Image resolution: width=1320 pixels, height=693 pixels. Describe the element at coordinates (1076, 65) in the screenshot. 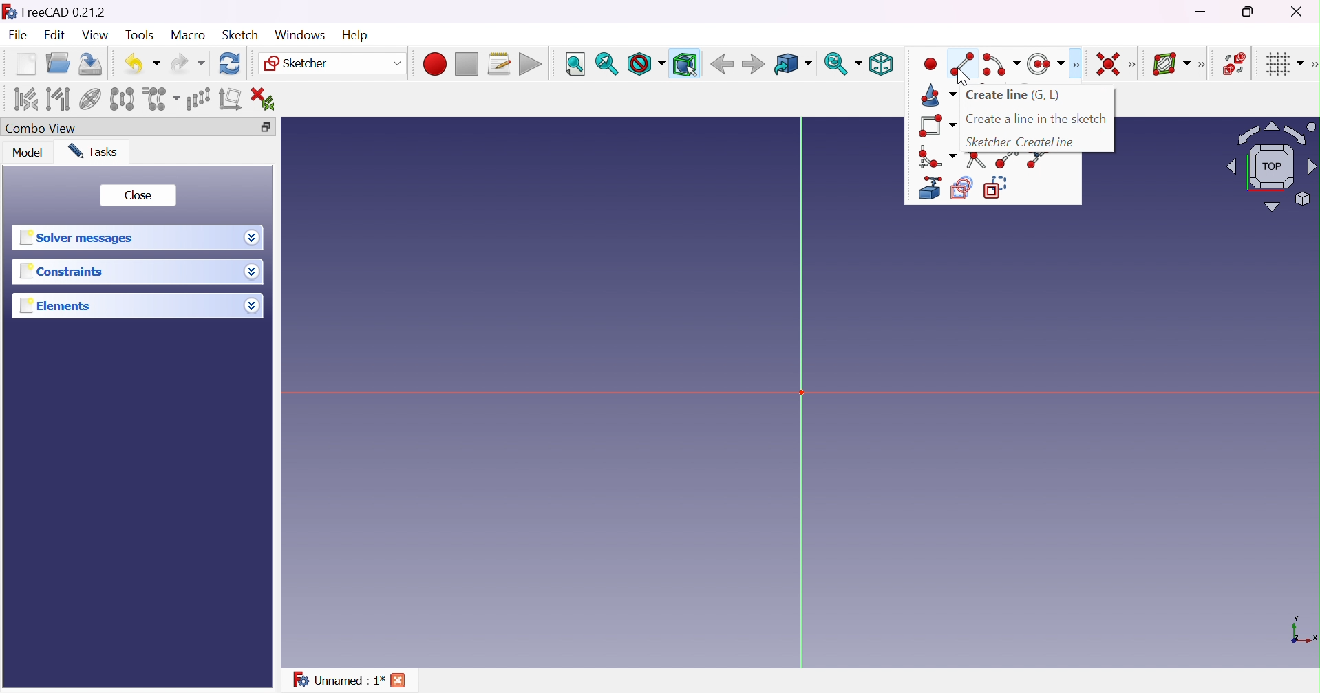

I see `[Sketcher geometrics]` at that location.